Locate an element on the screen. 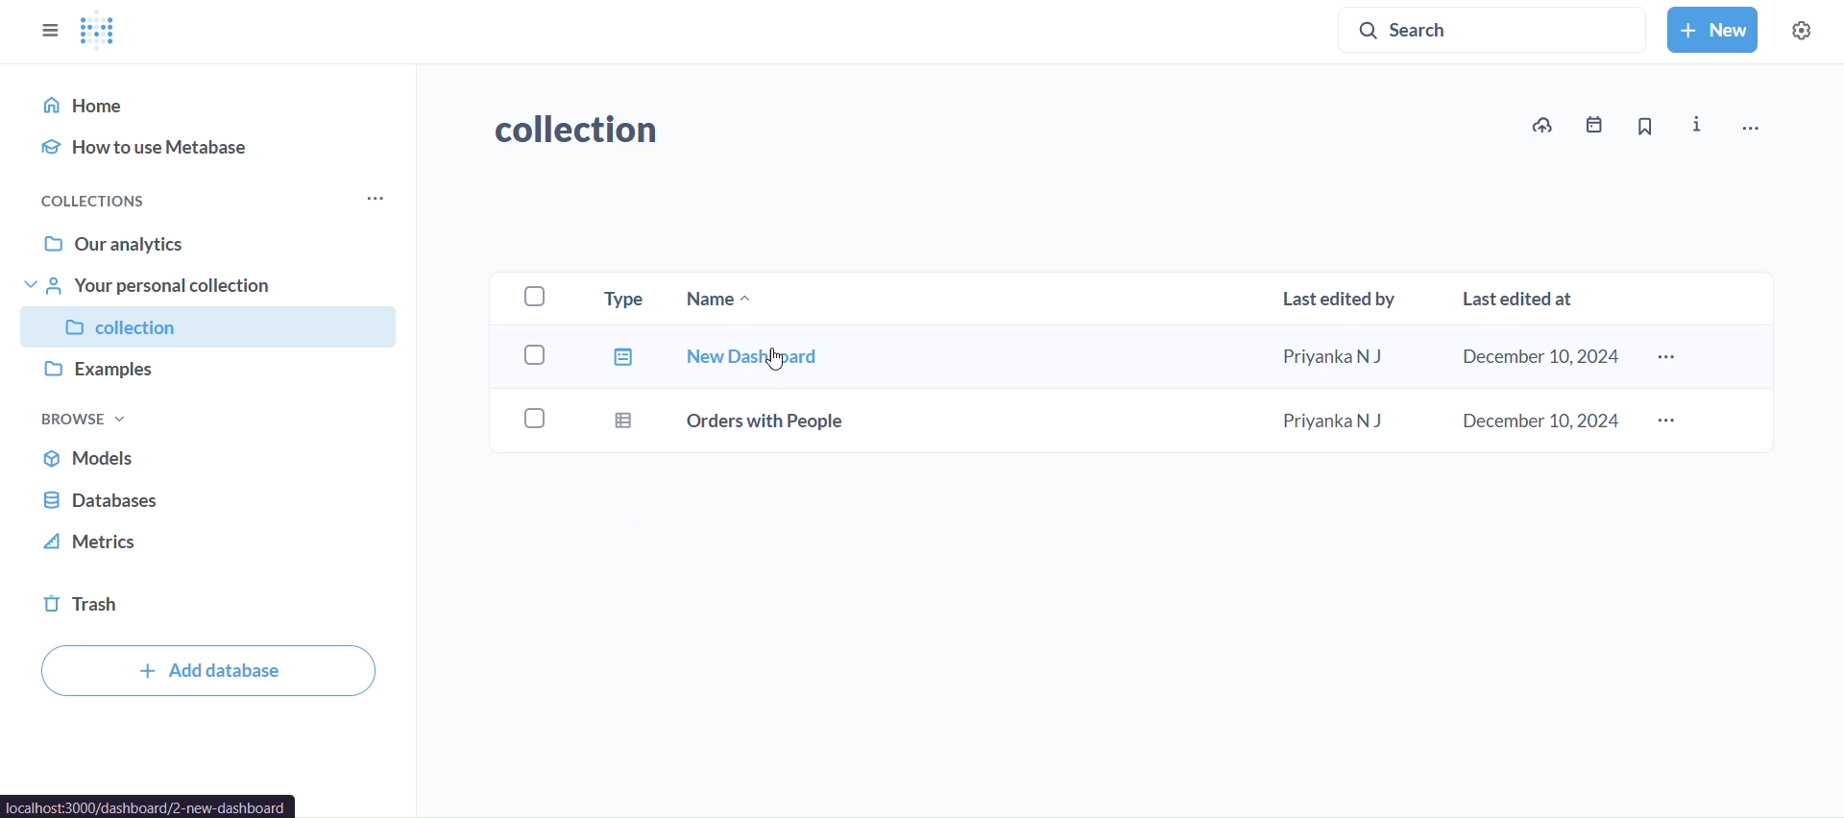 This screenshot has height=818, width=1844. order with people is located at coordinates (732, 423).